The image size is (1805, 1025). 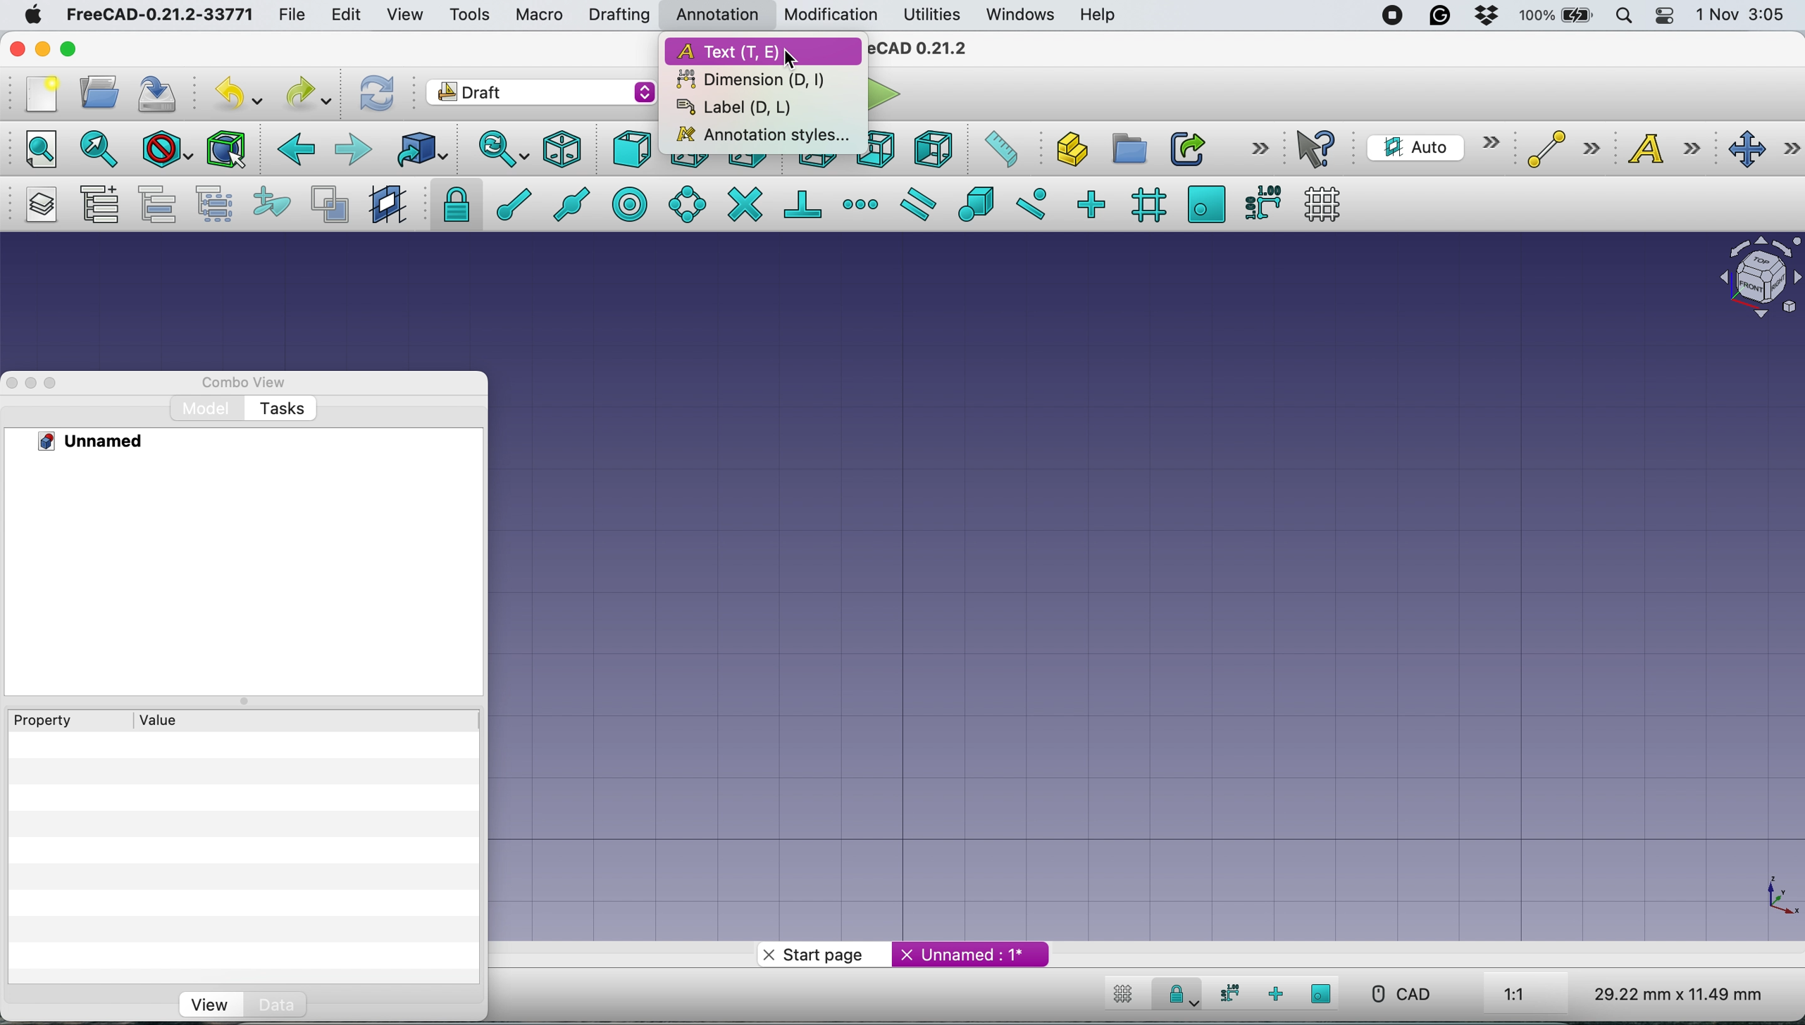 What do you see at coordinates (746, 80) in the screenshot?
I see `dimension` at bounding box center [746, 80].